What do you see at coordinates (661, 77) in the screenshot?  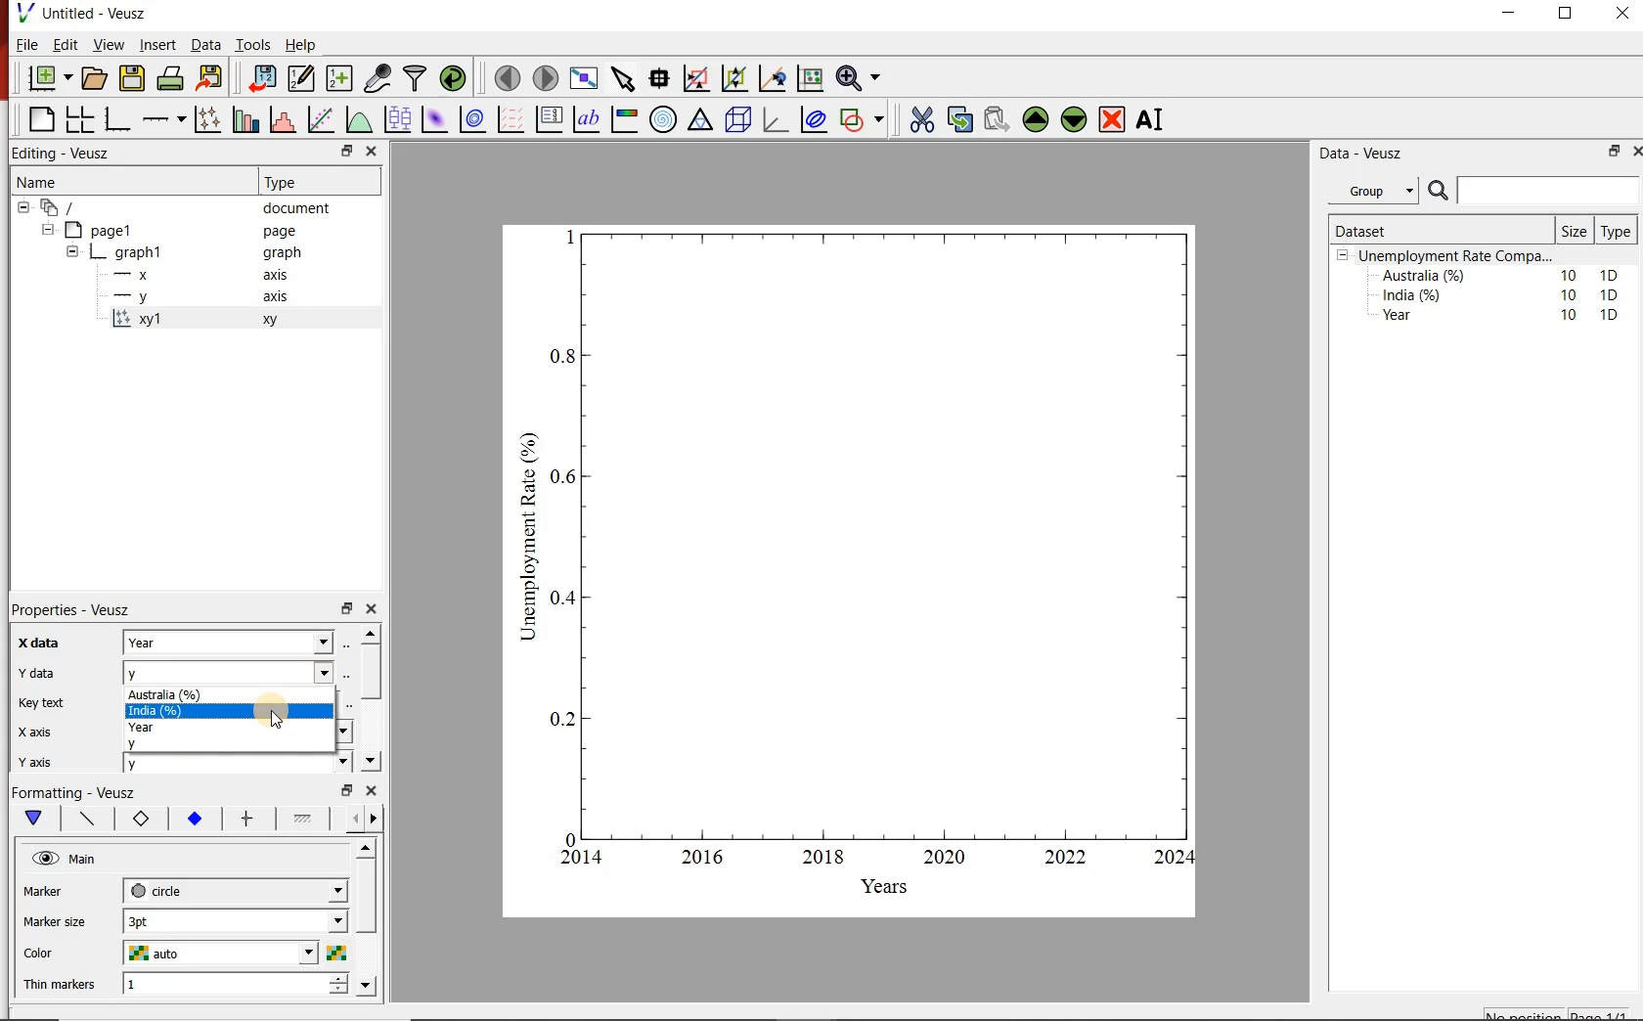 I see `read the data points` at bounding box center [661, 77].